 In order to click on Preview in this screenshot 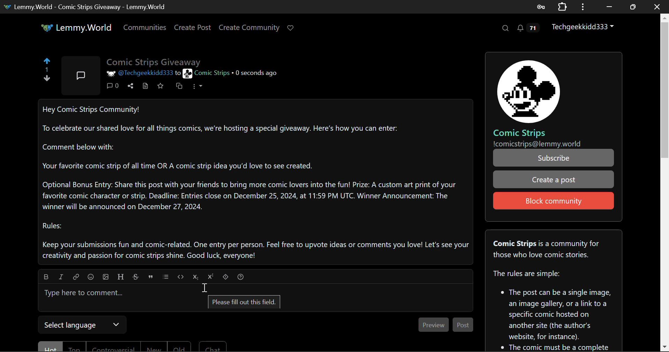, I will do `click(433, 324)`.